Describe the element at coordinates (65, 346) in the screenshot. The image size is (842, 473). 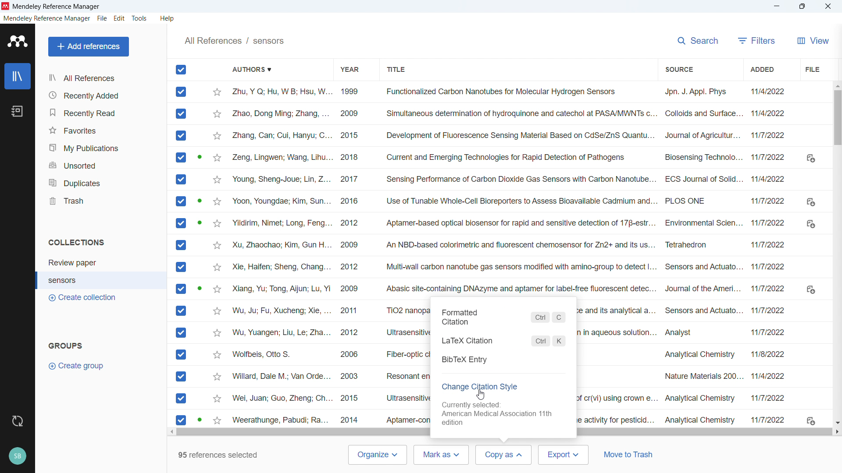
I see `groups` at that location.